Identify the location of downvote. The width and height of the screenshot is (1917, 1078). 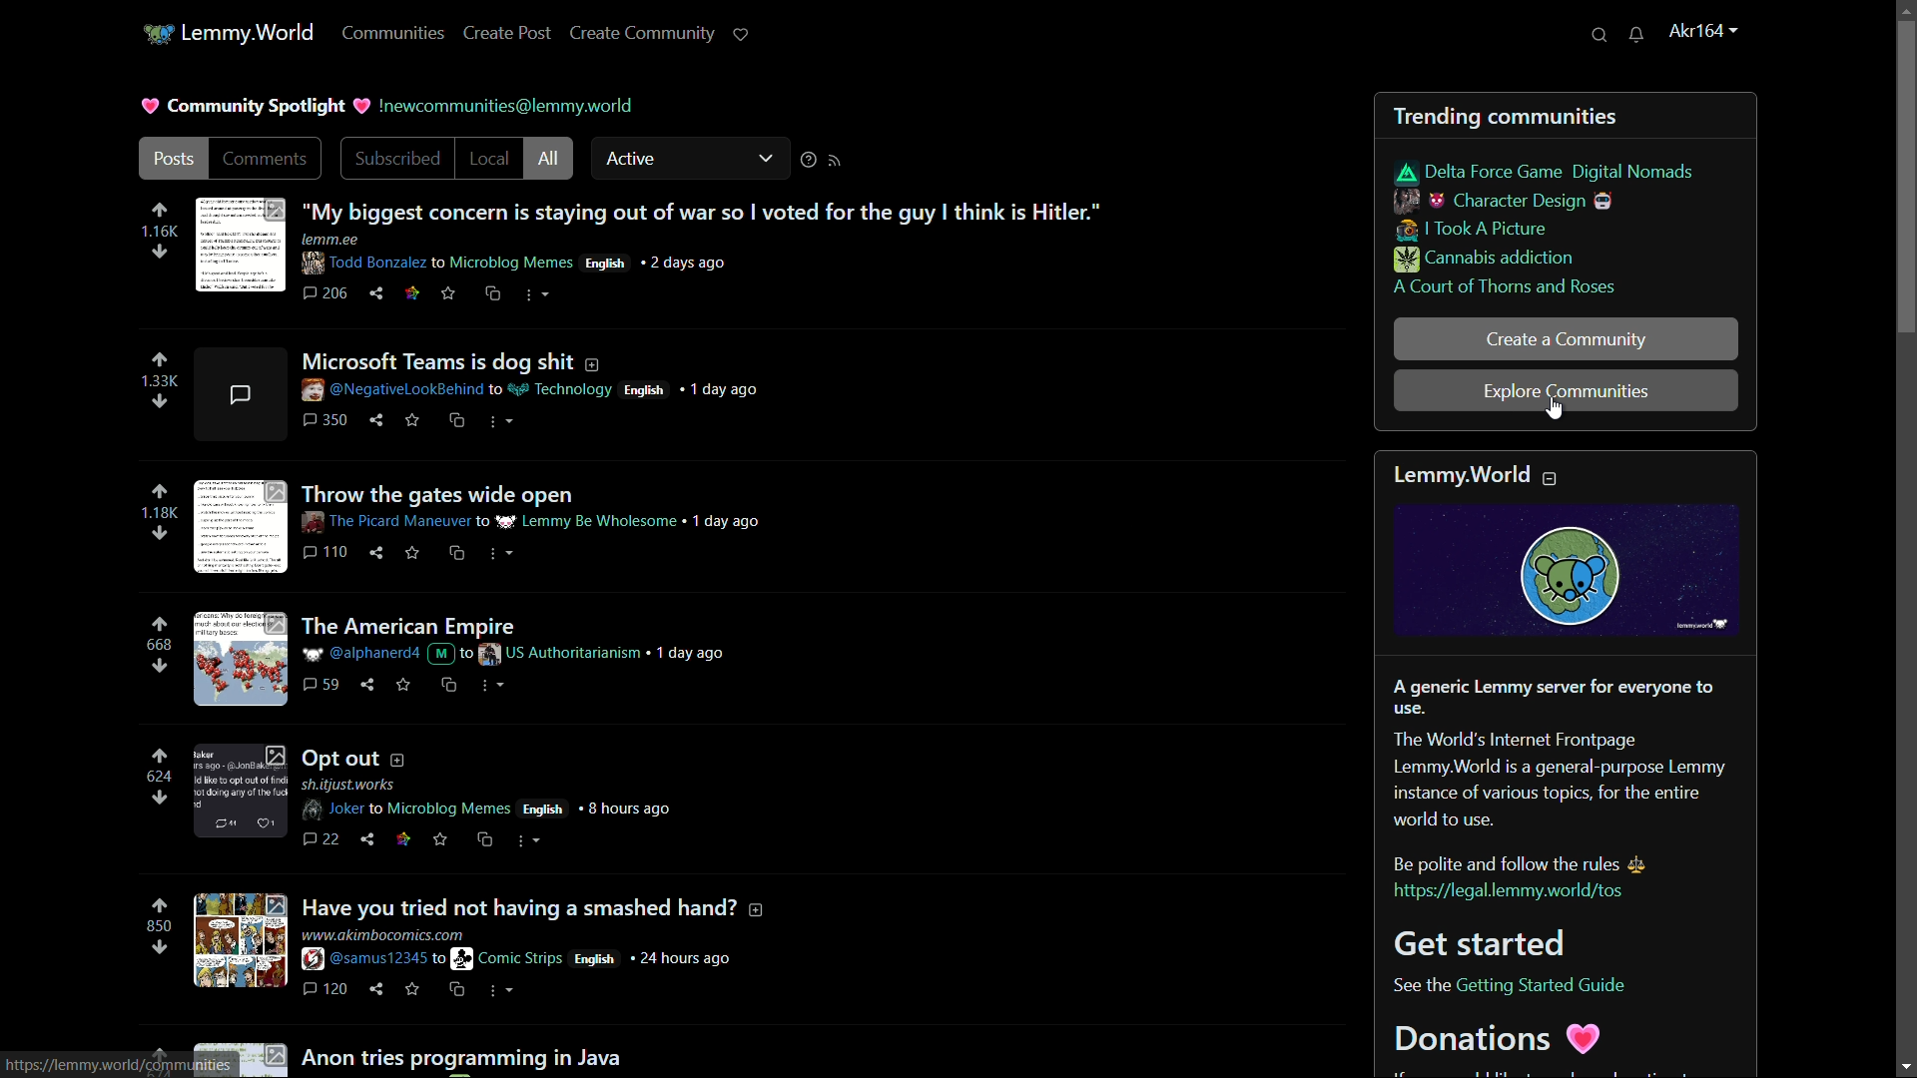
(163, 400).